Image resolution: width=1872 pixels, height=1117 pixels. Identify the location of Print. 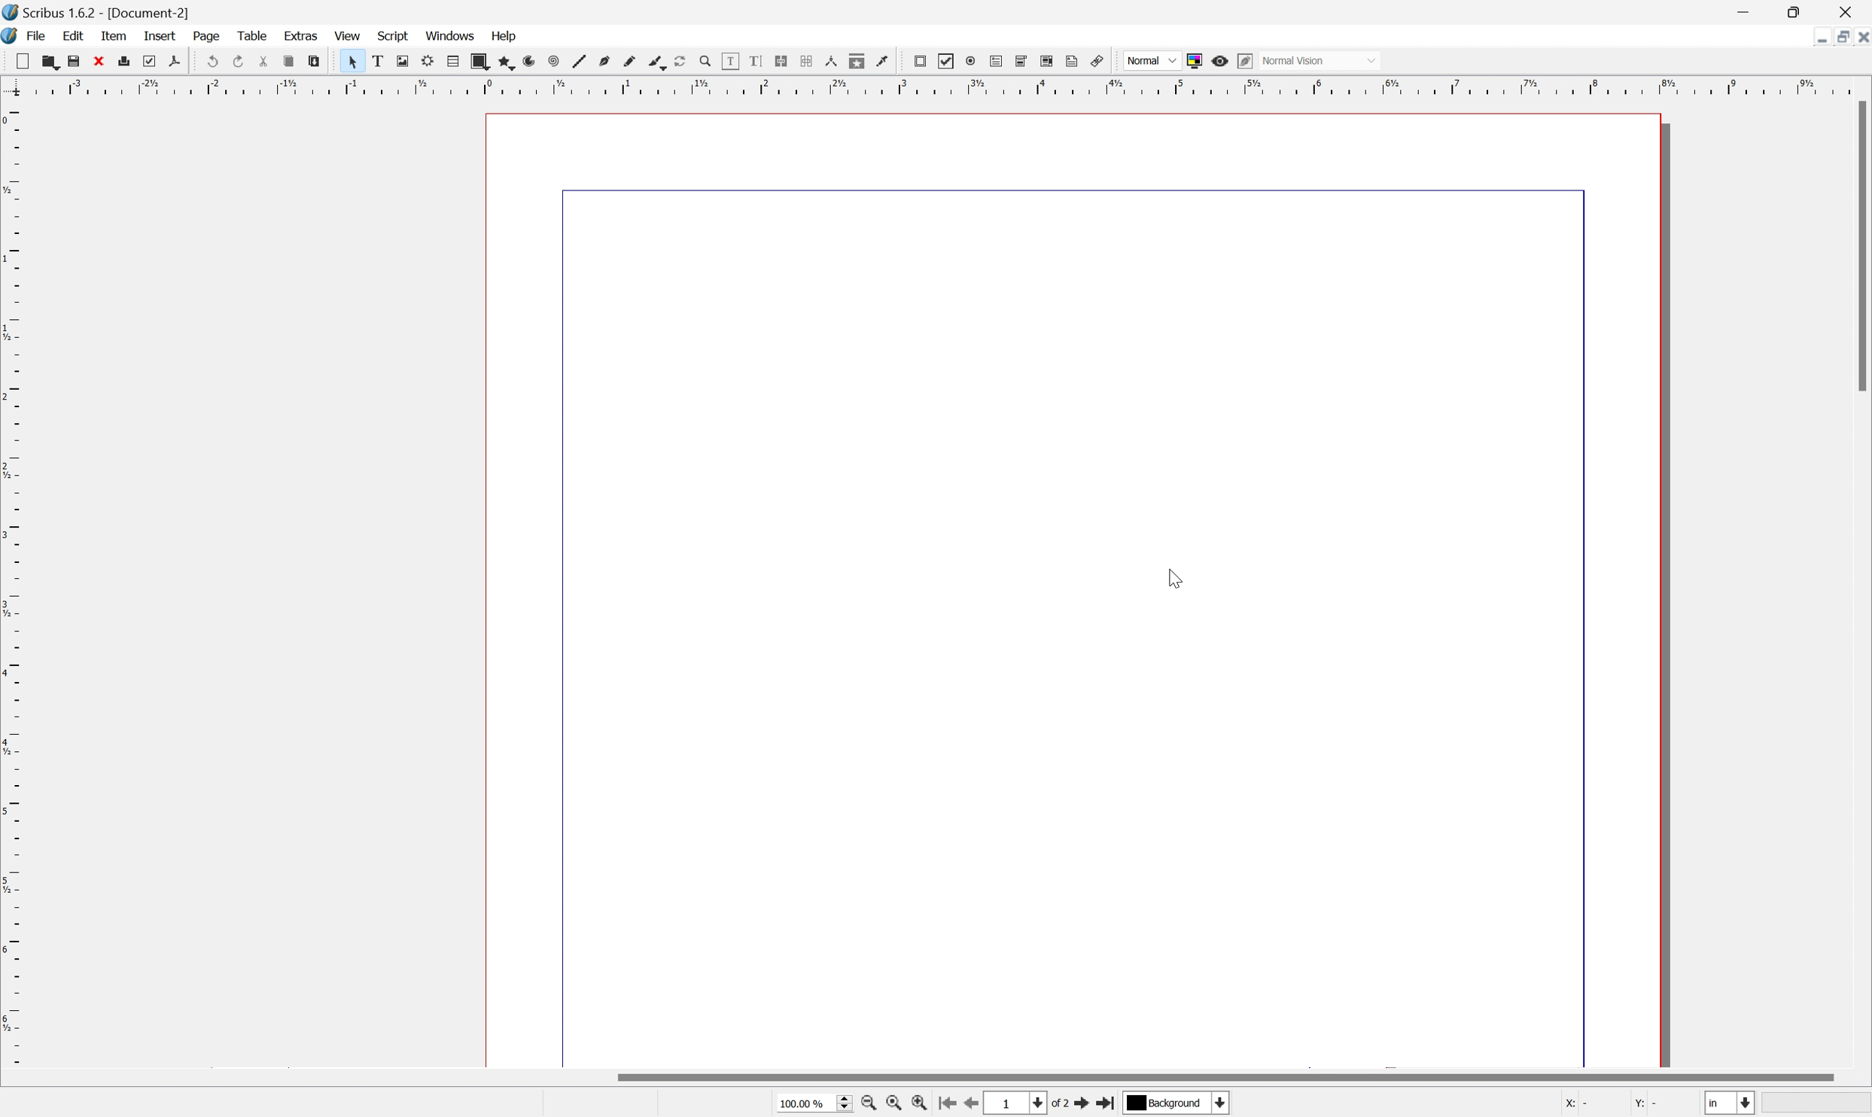
(129, 62).